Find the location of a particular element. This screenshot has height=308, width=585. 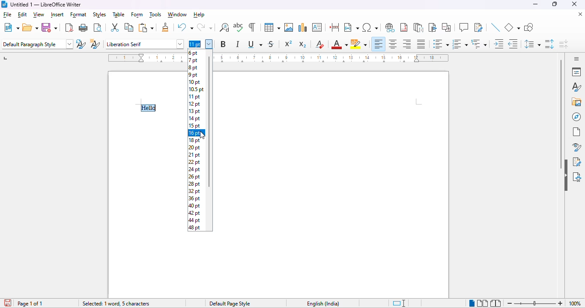

standard selection is located at coordinates (399, 303).